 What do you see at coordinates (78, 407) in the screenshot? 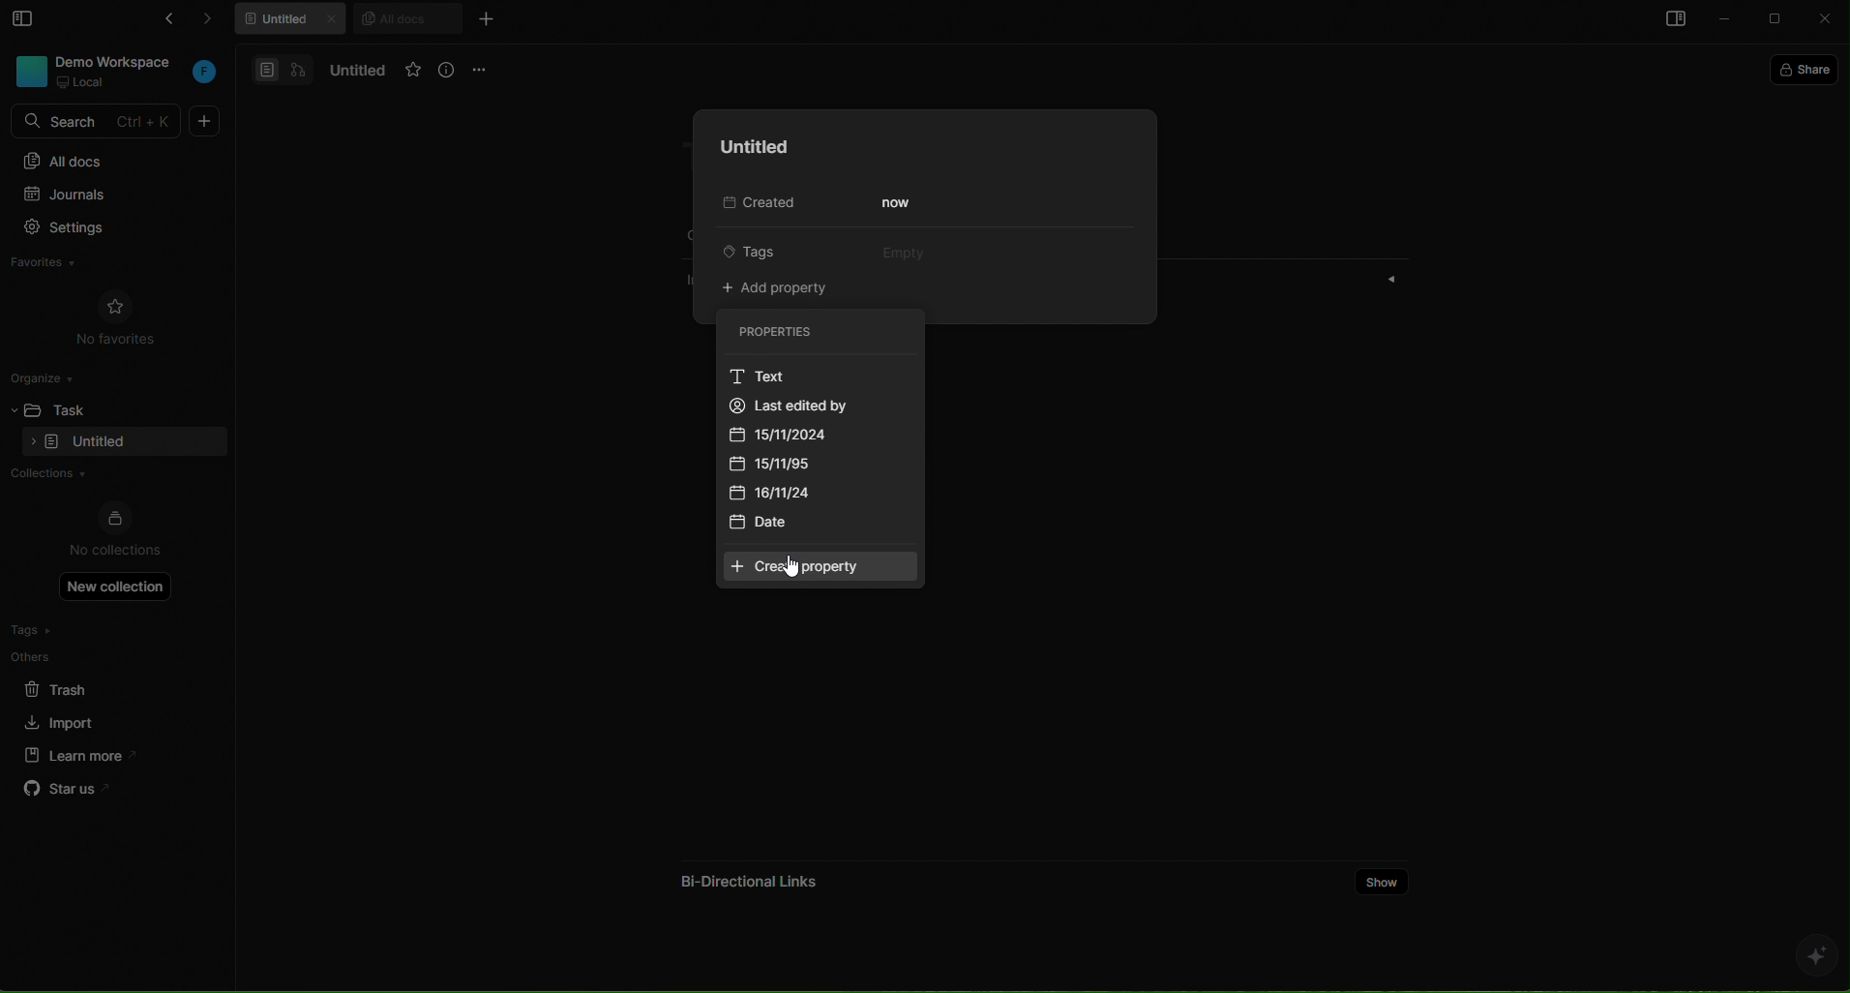
I see `task` at bounding box center [78, 407].